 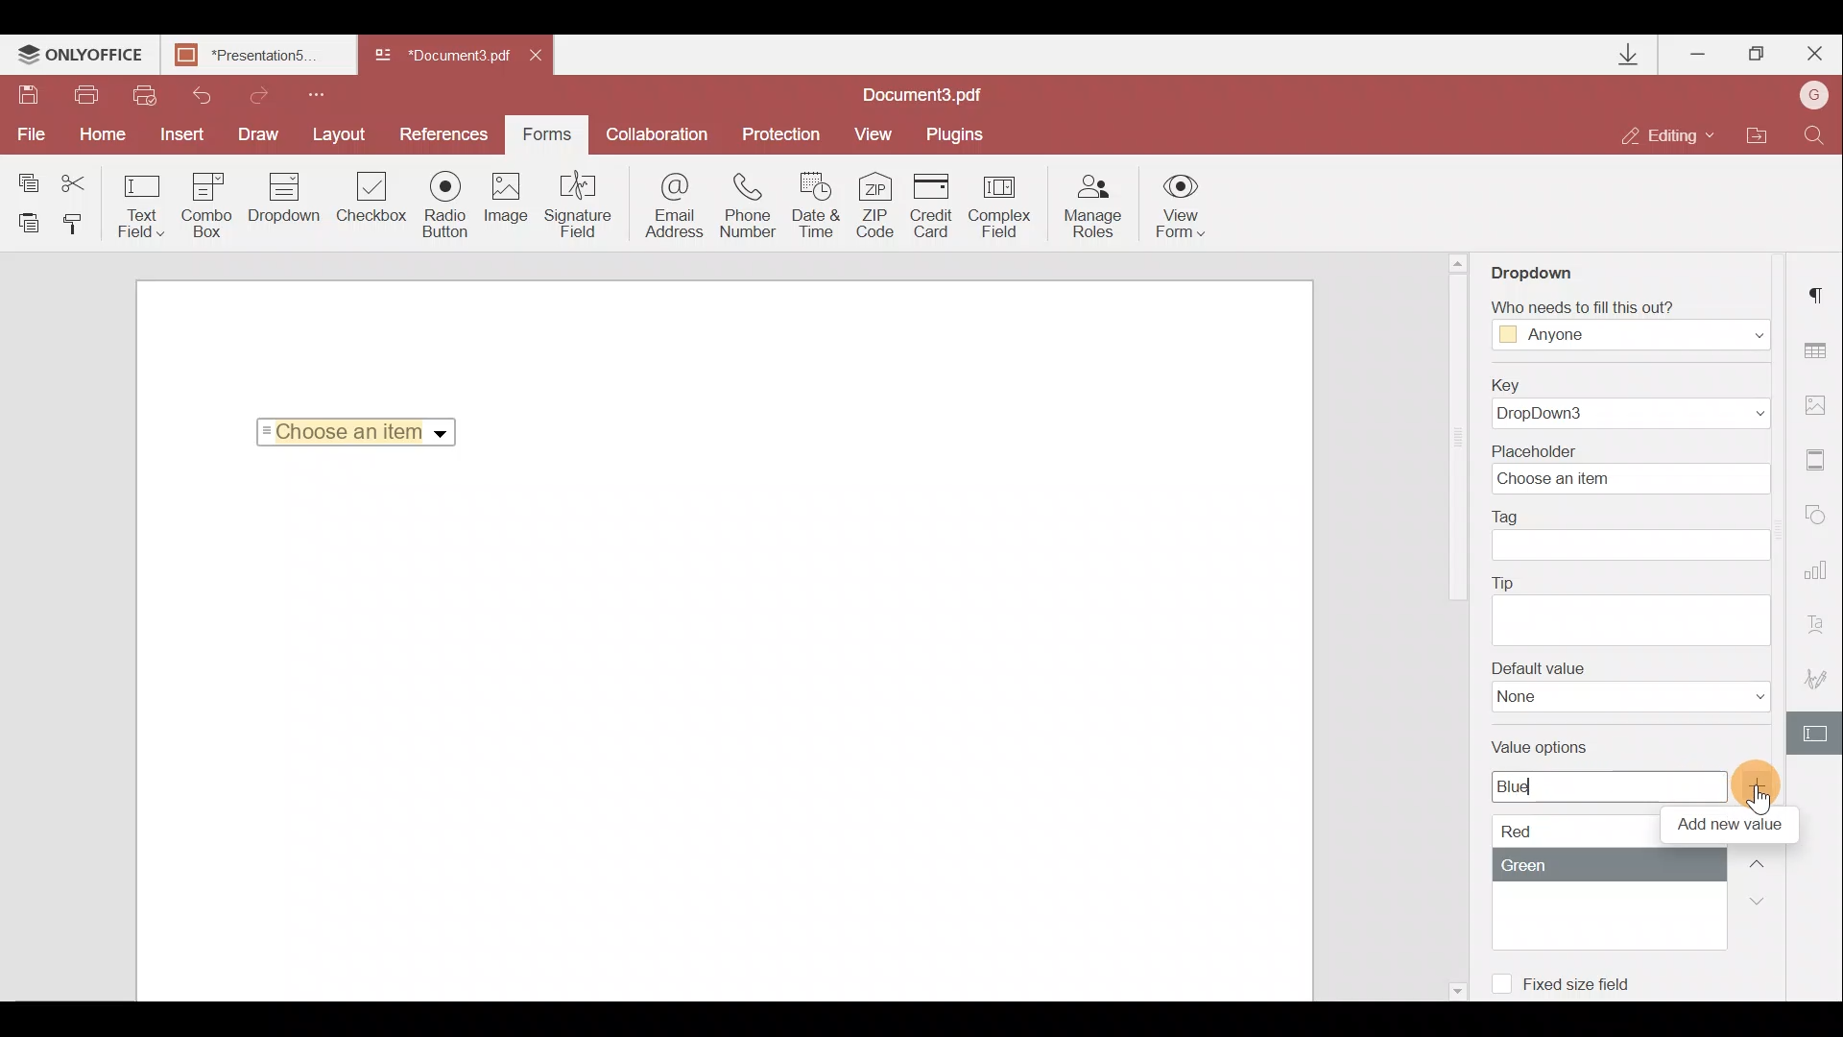 I want to click on Maximize, so click(x=1756, y=57).